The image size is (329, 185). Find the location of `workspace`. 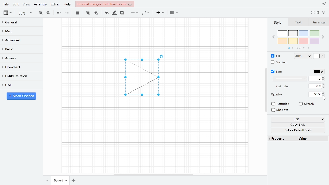

workspace is located at coordinates (88, 78).